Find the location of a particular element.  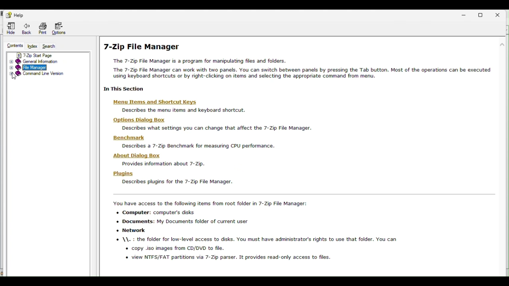

Restore is located at coordinates (482, 15).